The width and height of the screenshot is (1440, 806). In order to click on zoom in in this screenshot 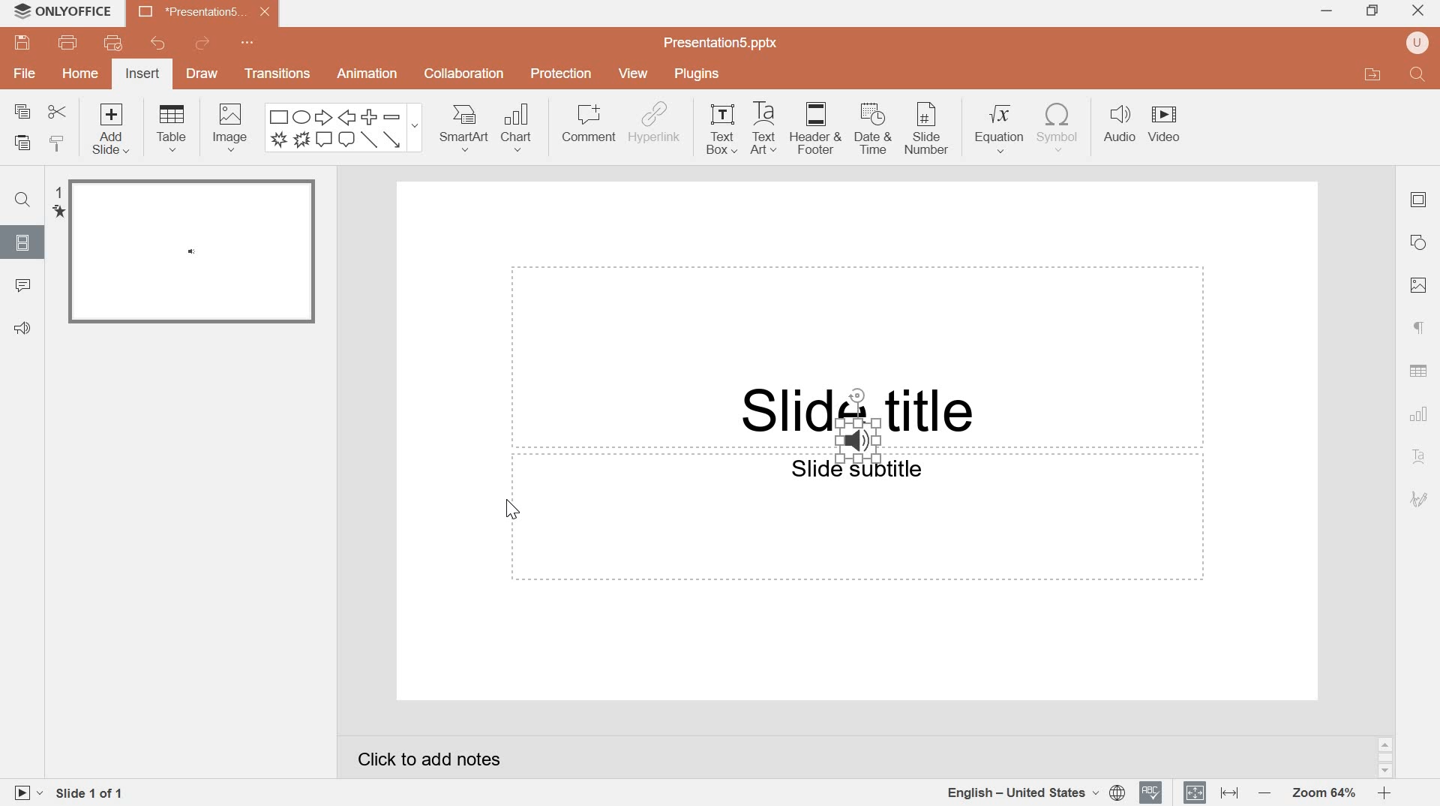, I will do `click(1384, 792)`.